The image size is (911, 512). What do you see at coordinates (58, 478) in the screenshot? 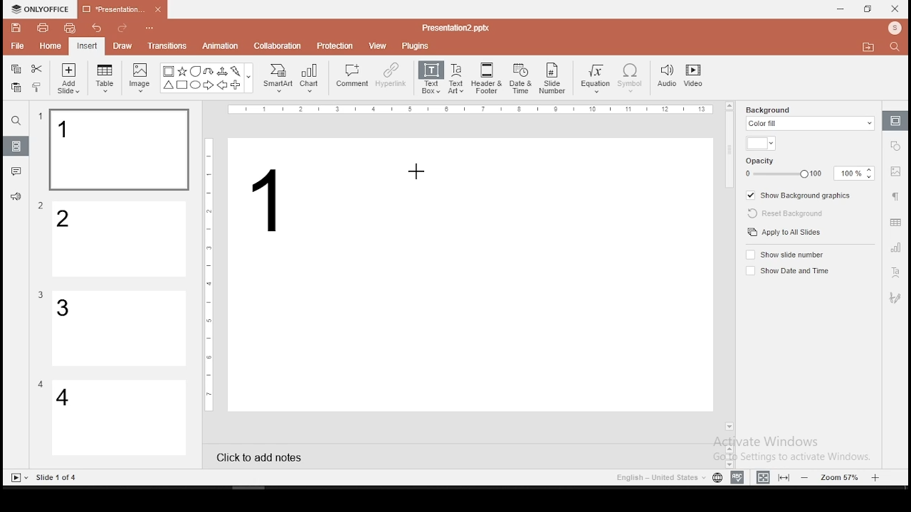
I see `` at bounding box center [58, 478].